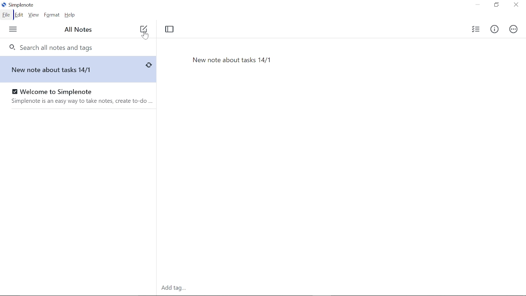 The height and width of the screenshot is (296, 526). Describe the element at coordinates (64, 69) in the screenshot. I see `New note about tasks 14/1` at that location.